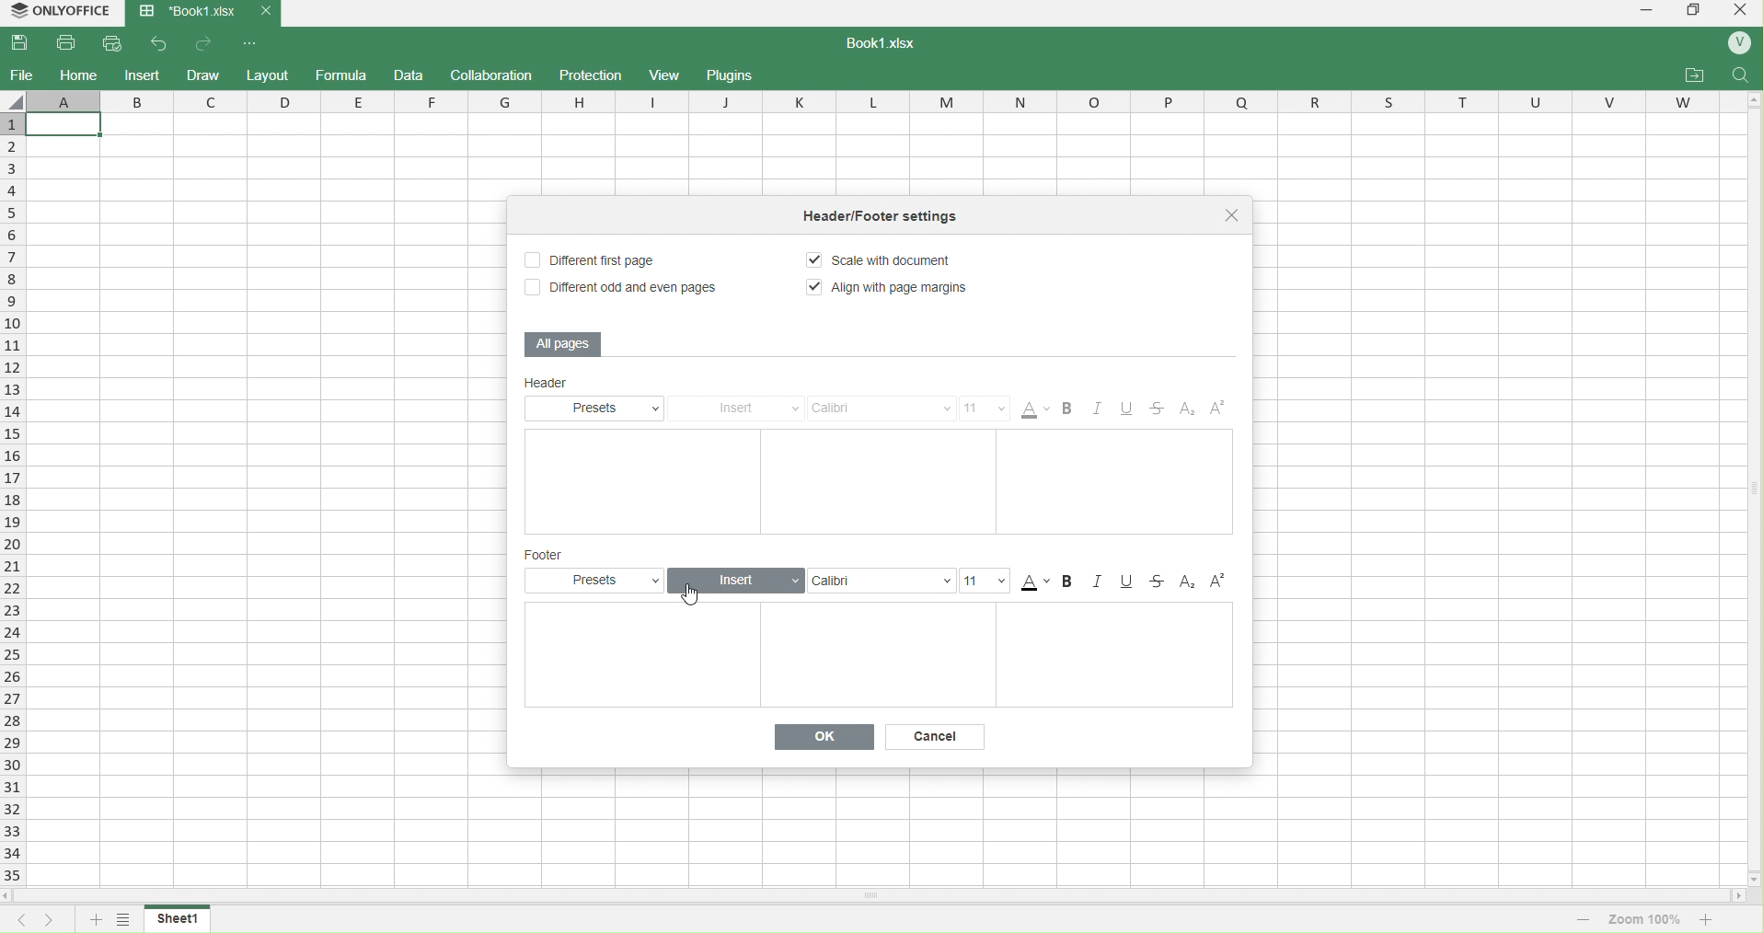  I want to click on book1.xlsx, so click(891, 45).